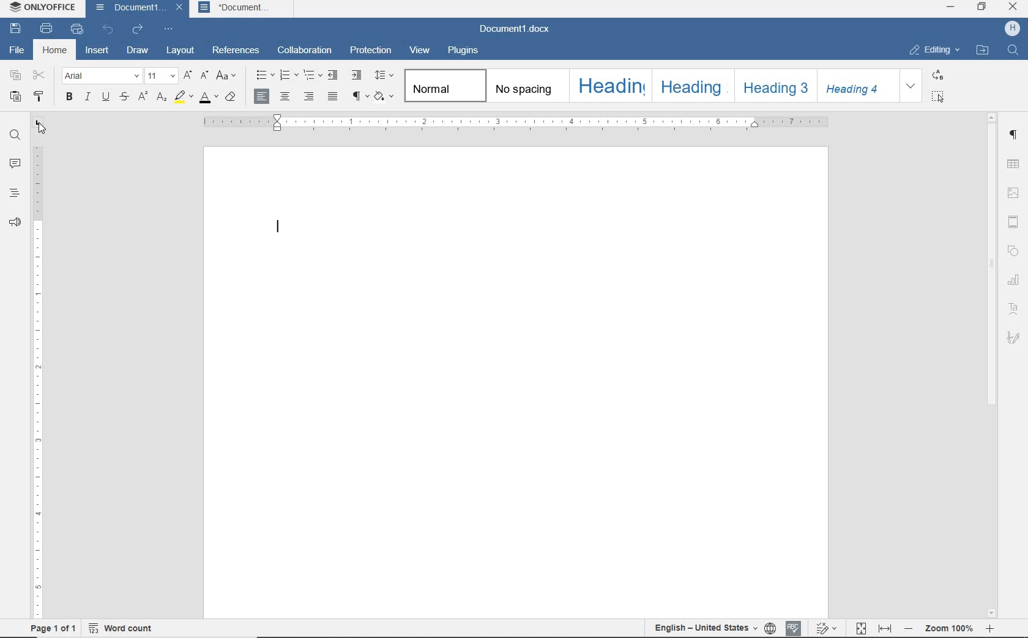 This screenshot has width=1028, height=638. What do you see at coordinates (691, 85) in the screenshot?
I see `HEADING 2` at bounding box center [691, 85].